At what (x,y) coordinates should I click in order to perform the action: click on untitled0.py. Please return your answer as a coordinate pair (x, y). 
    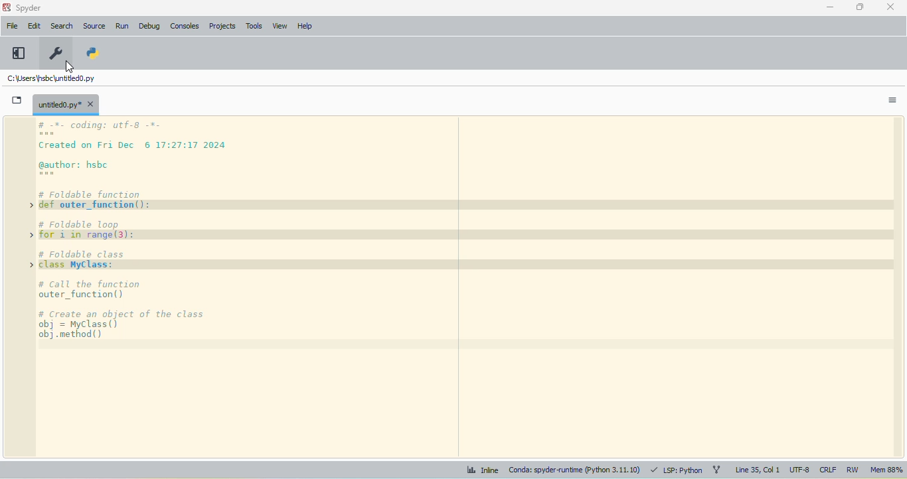
    Looking at the image, I should click on (49, 78).